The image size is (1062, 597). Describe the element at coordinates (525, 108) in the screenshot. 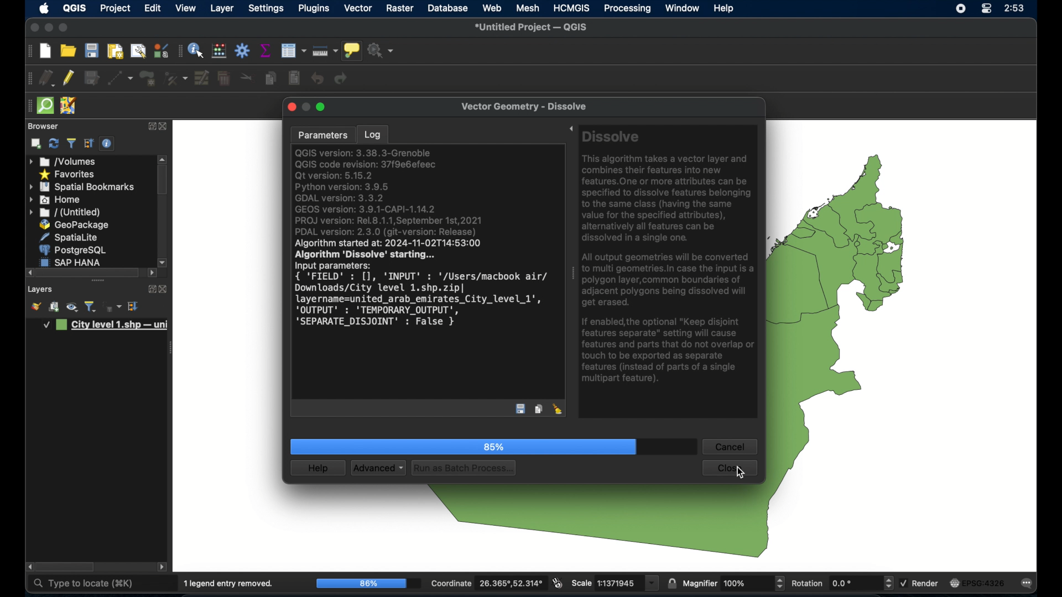

I see `vector geometry - dissolve` at that location.